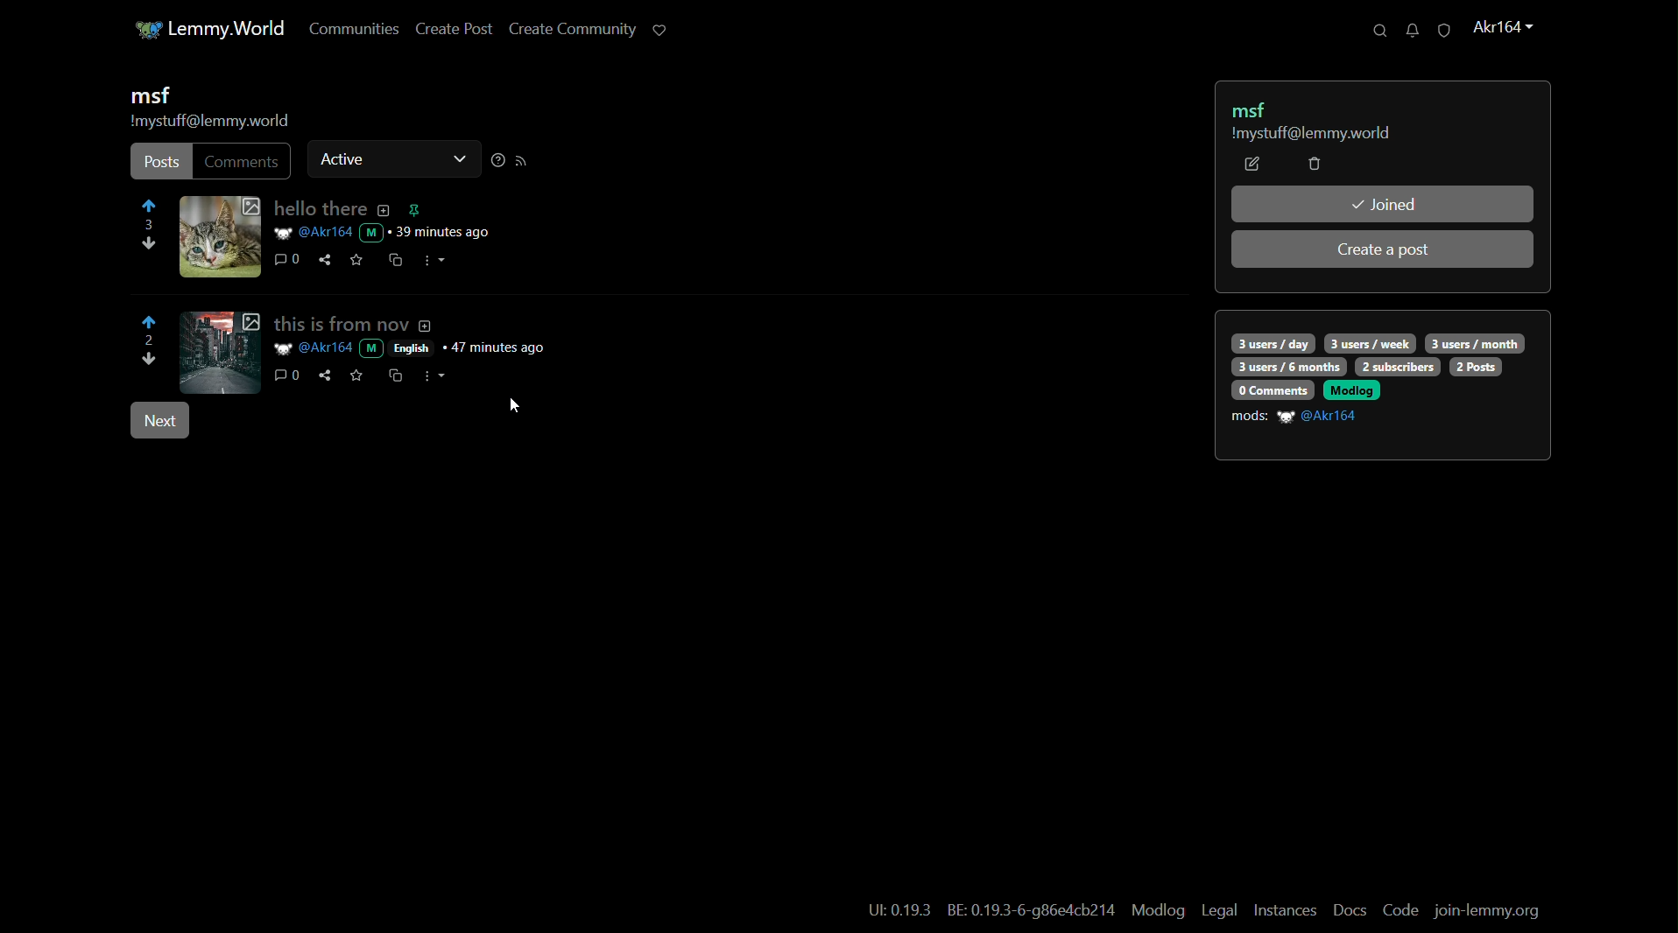 This screenshot has width=1678, height=933. I want to click on cursor, so click(513, 404).